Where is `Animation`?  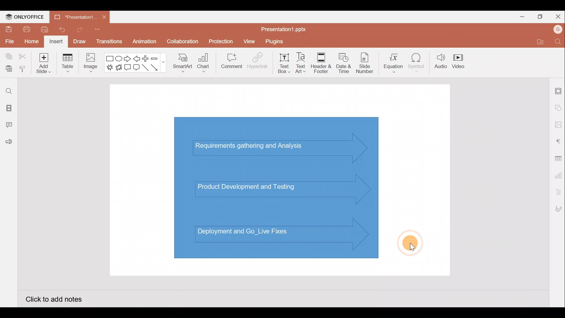
Animation is located at coordinates (145, 43).